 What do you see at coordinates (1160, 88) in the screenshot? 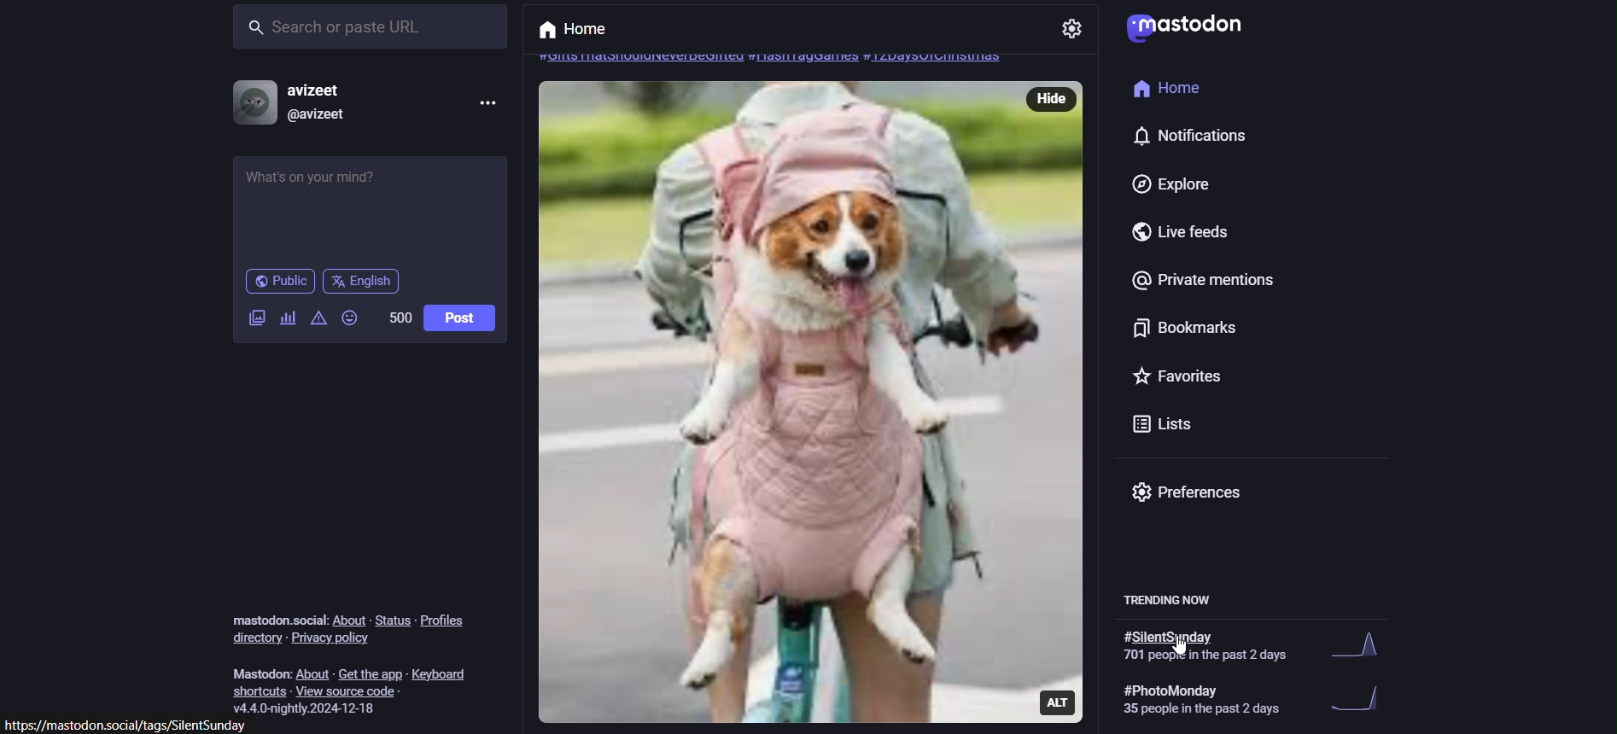
I see `home` at bounding box center [1160, 88].